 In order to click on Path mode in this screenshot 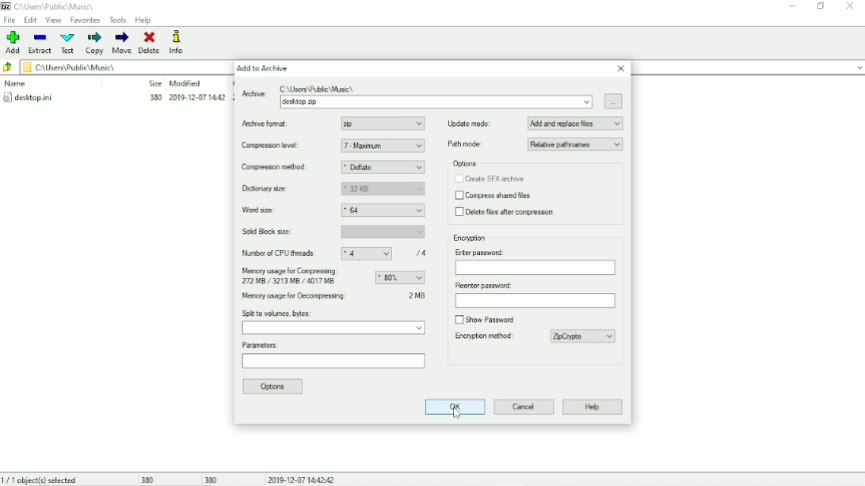, I will do `click(535, 145)`.